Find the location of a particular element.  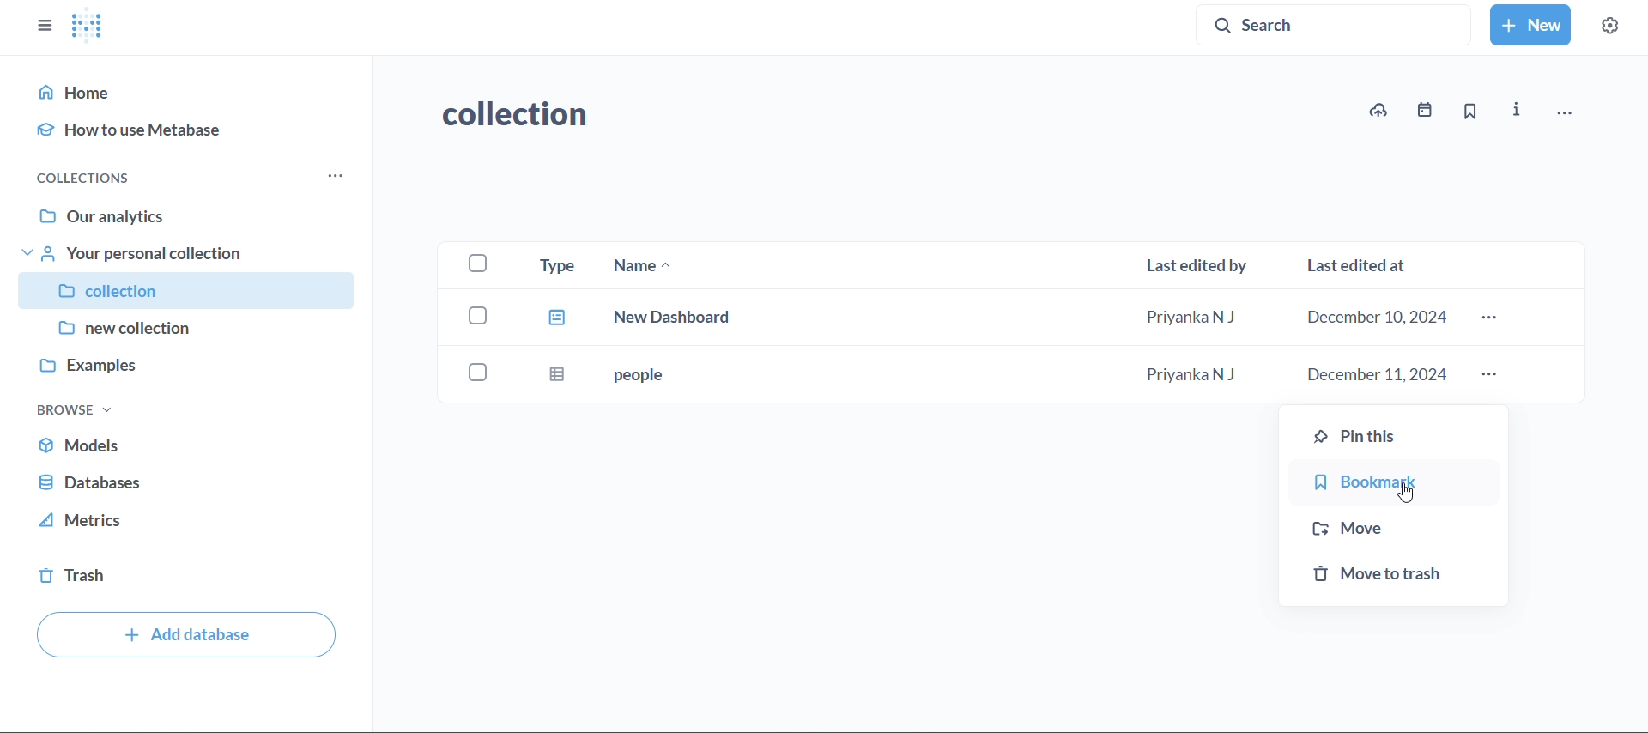

trash  is located at coordinates (189, 579).